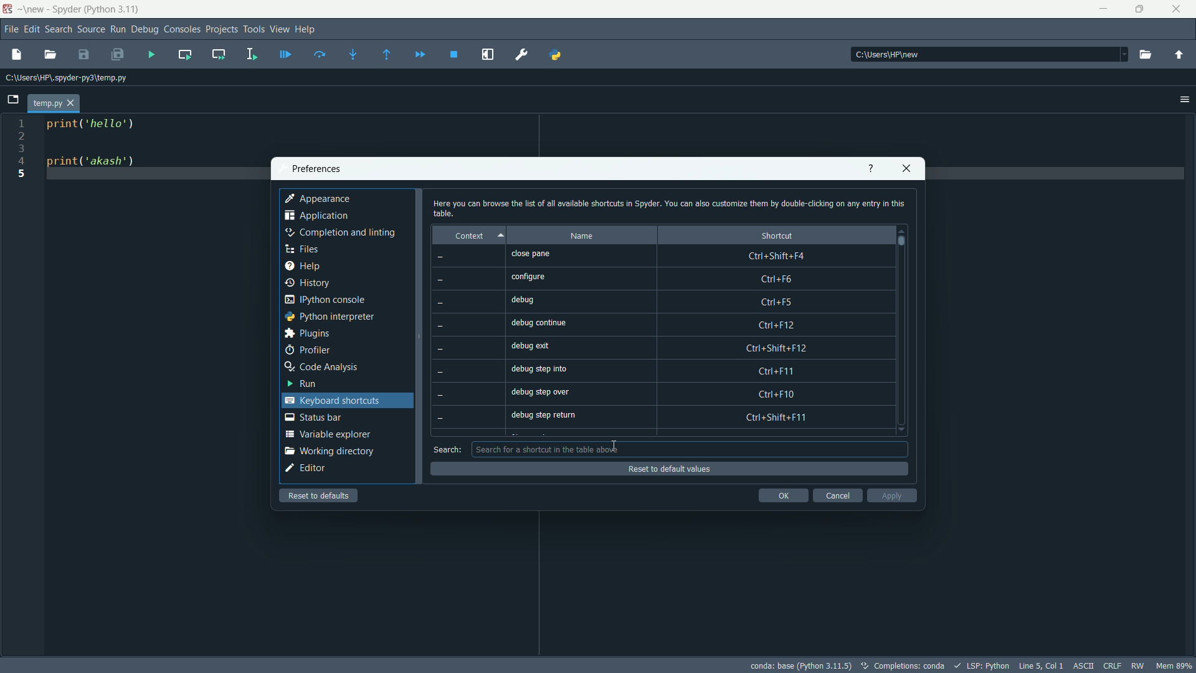 The width and height of the screenshot is (1196, 673). Describe the element at coordinates (99, 130) in the screenshot. I see `print('print hello') ` at that location.